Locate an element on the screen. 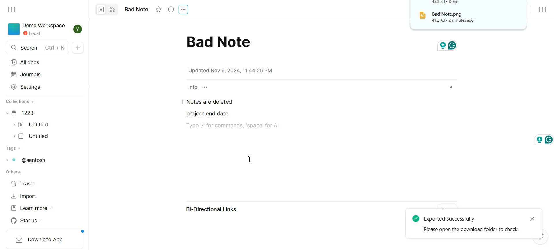 This screenshot has width=554, height=250. Document is located at coordinates (21, 113).